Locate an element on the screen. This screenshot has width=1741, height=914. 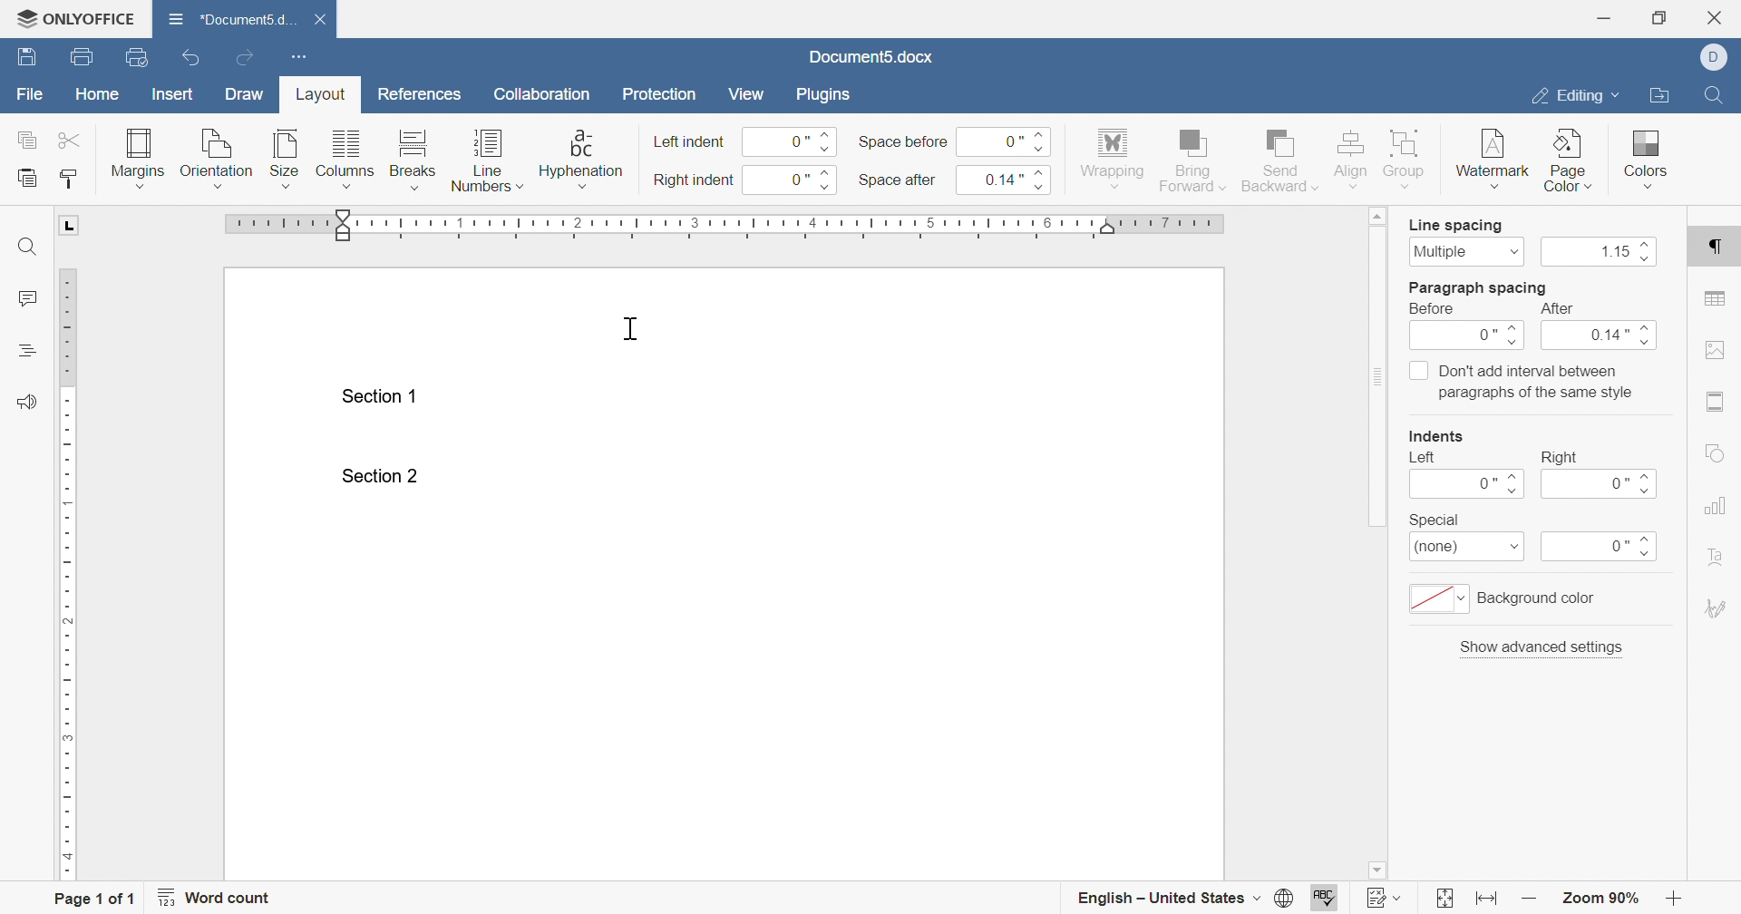
page color is located at coordinates (1570, 160).